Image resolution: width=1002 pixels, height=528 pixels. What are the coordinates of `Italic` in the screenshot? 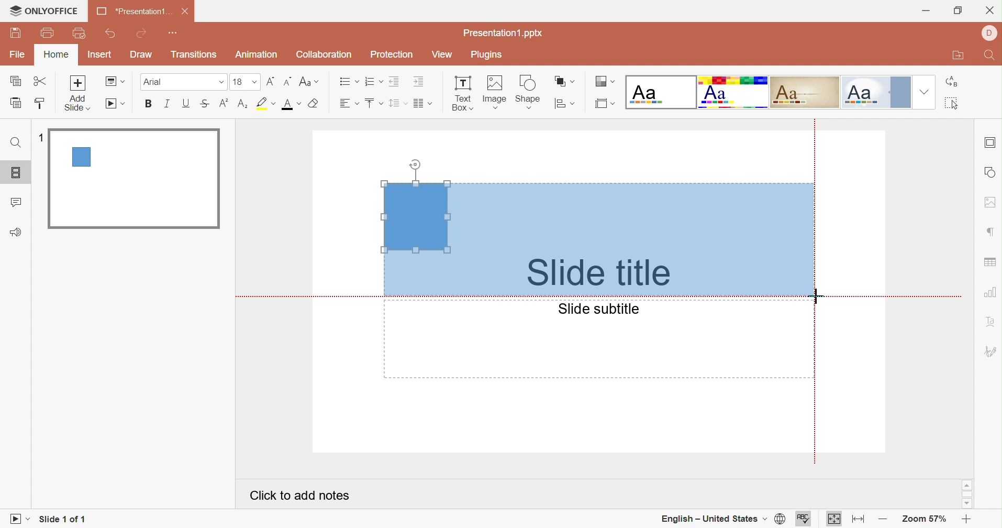 It's located at (166, 104).